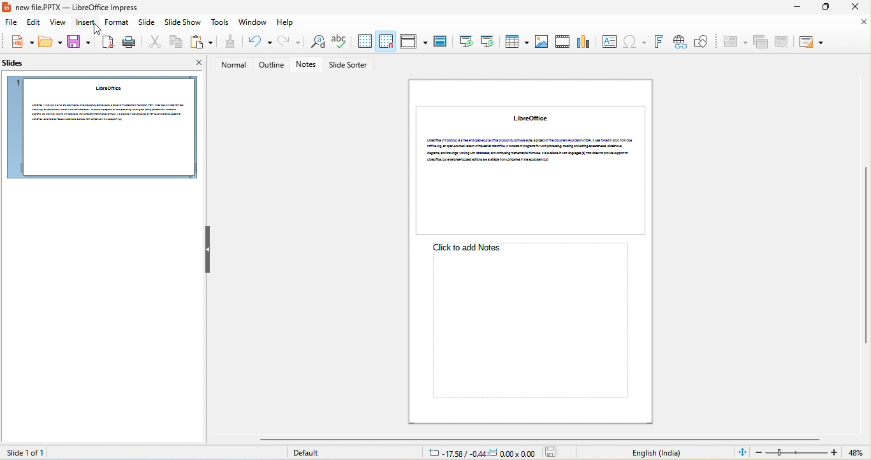  Describe the element at coordinates (174, 43) in the screenshot. I see `copy` at that location.